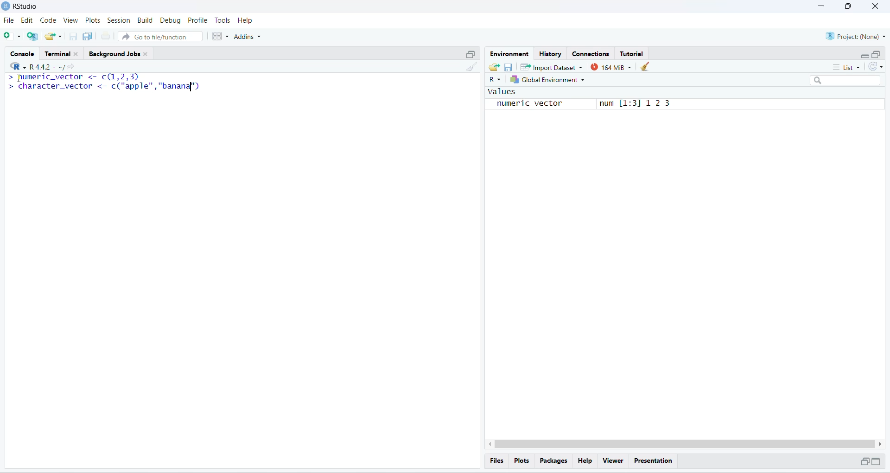 The height and width of the screenshot is (473, 890). Describe the element at coordinates (819, 6) in the screenshot. I see `minimize` at that location.